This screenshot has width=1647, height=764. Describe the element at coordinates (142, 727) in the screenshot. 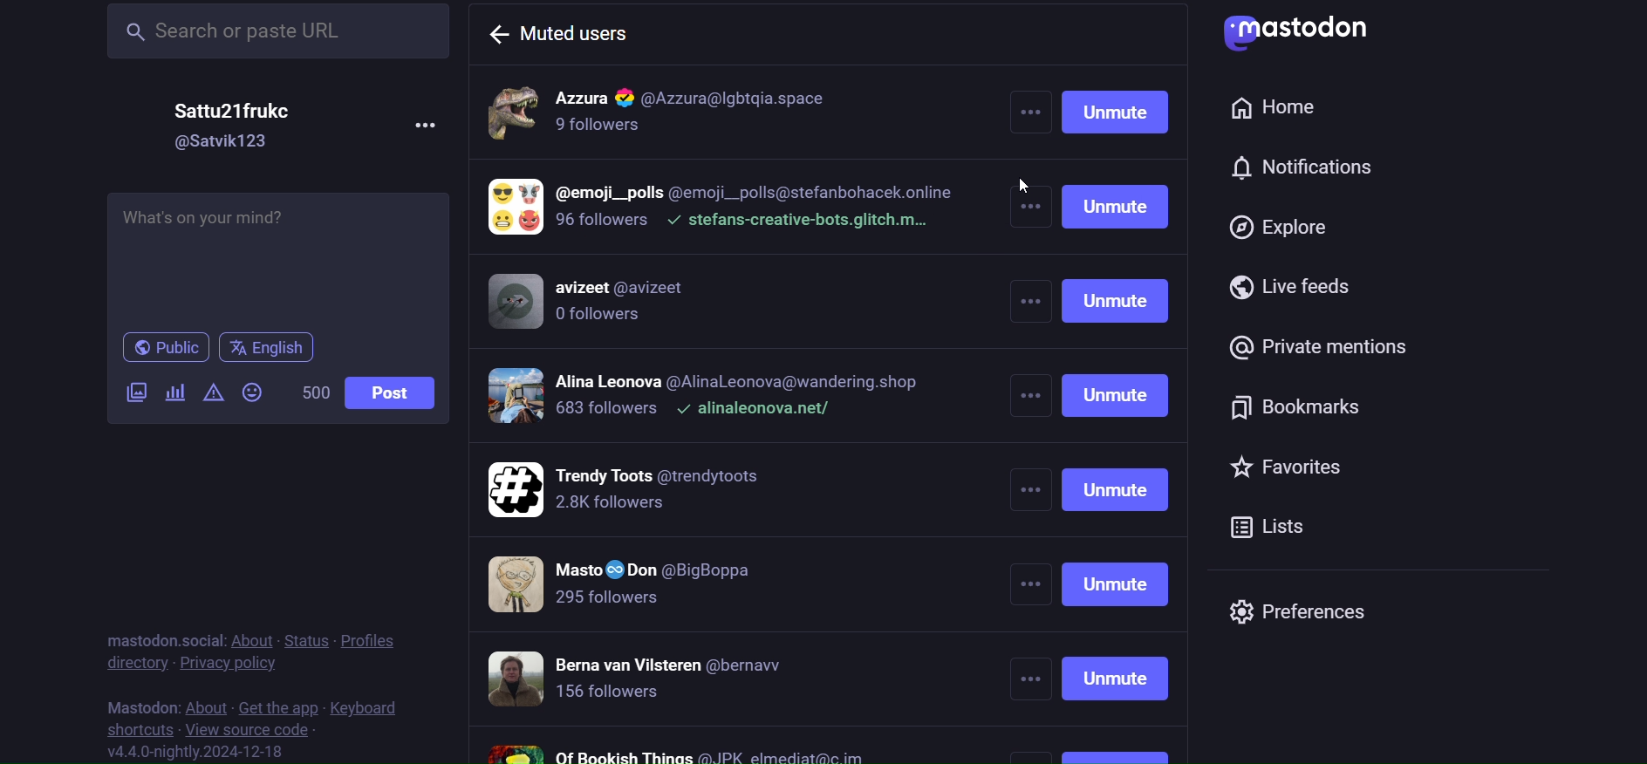

I see `shortcut` at that location.